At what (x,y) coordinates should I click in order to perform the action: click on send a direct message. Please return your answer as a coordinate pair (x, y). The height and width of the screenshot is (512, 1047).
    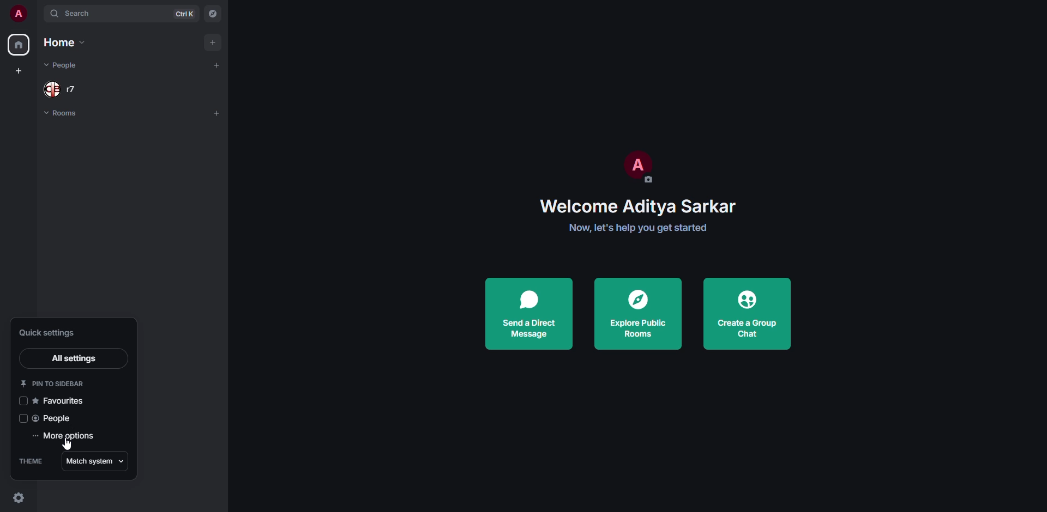
    Looking at the image, I should click on (531, 312).